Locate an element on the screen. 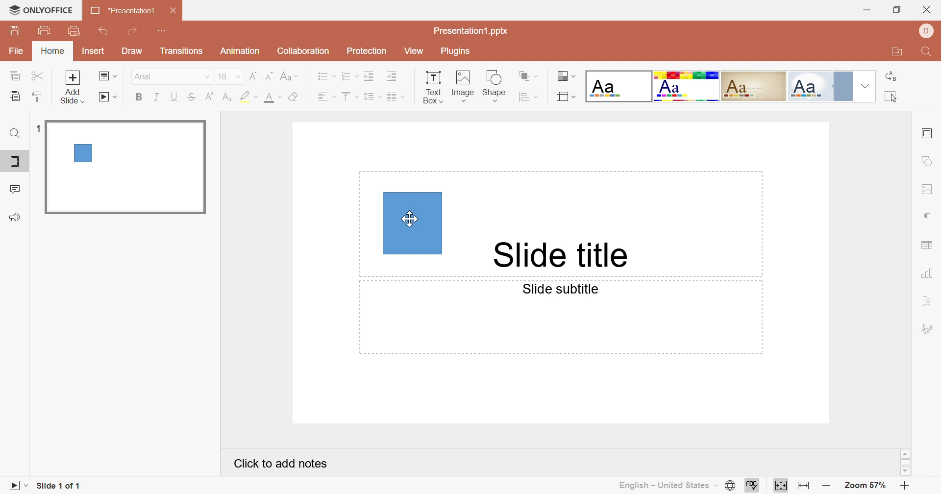 The height and width of the screenshot is (494, 941). Arrange shape is located at coordinates (530, 75).